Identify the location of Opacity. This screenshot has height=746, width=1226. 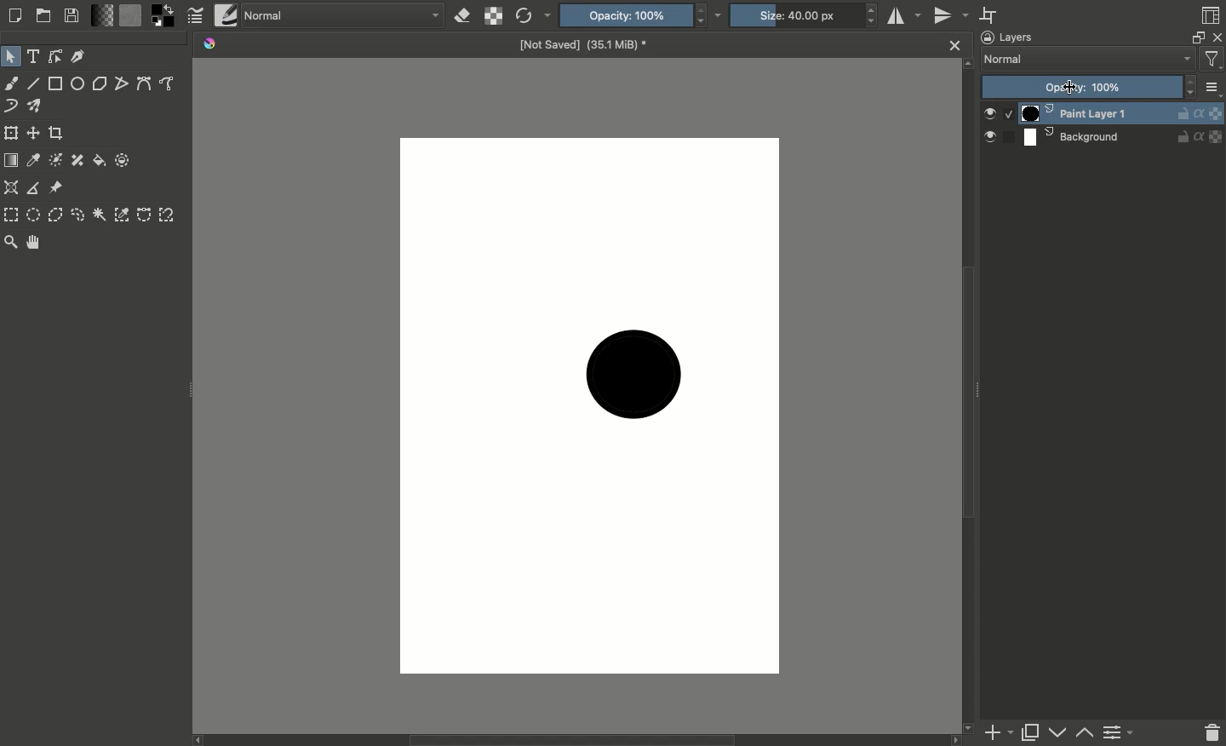
(642, 14).